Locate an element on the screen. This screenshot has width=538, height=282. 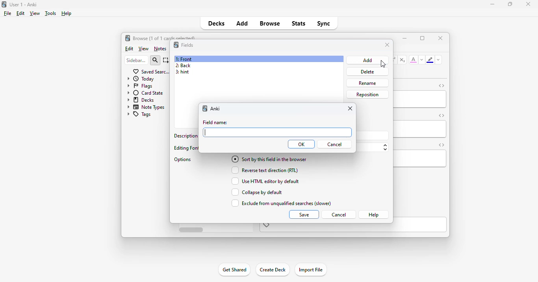
toggle HTML editor is located at coordinates (442, 115).